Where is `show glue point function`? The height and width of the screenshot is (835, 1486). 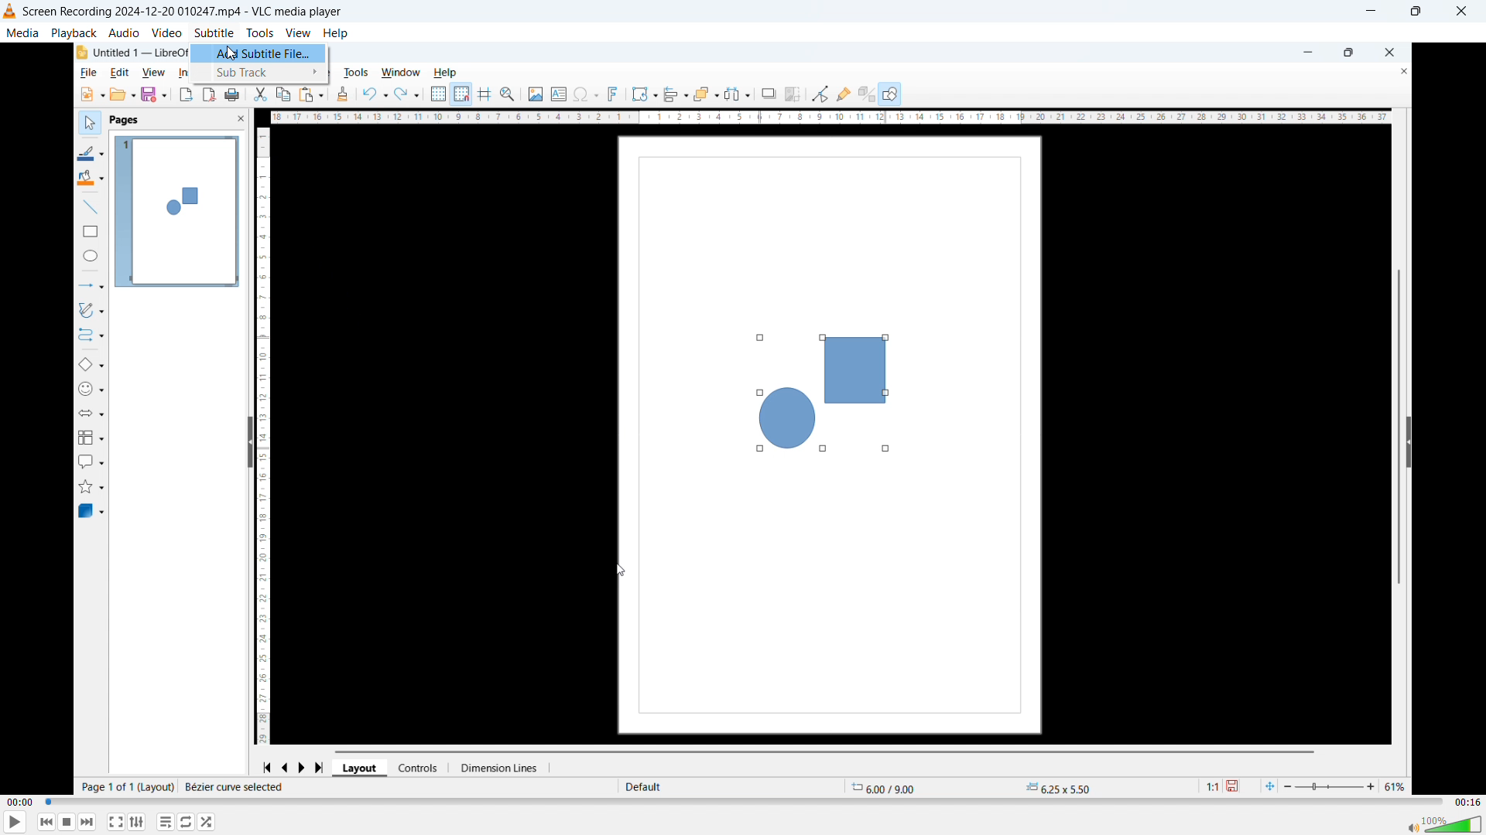 show glue point function is located at coordinates (844, 93).